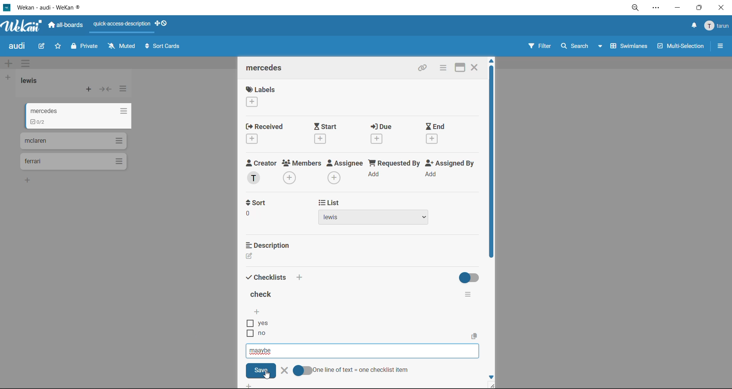 Image resolution: width=732 pixels, height=389 pixels. I want to click on list actions, so click(124, 91).